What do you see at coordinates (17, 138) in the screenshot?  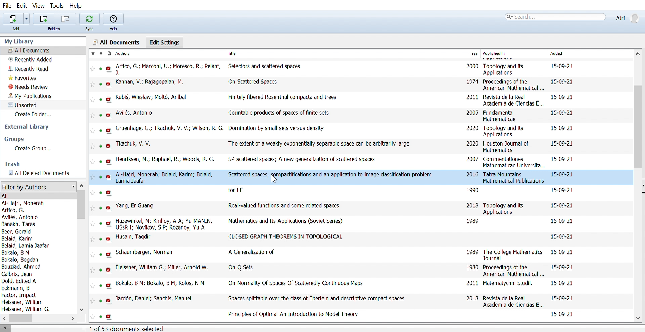 I see `Groups` at bounding box center [17, 138].